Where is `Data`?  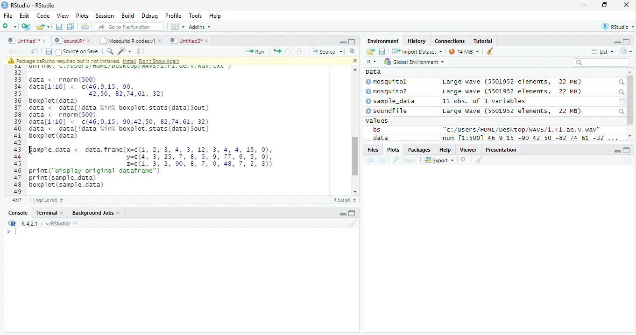
Data is located at coordinates (374, 72).